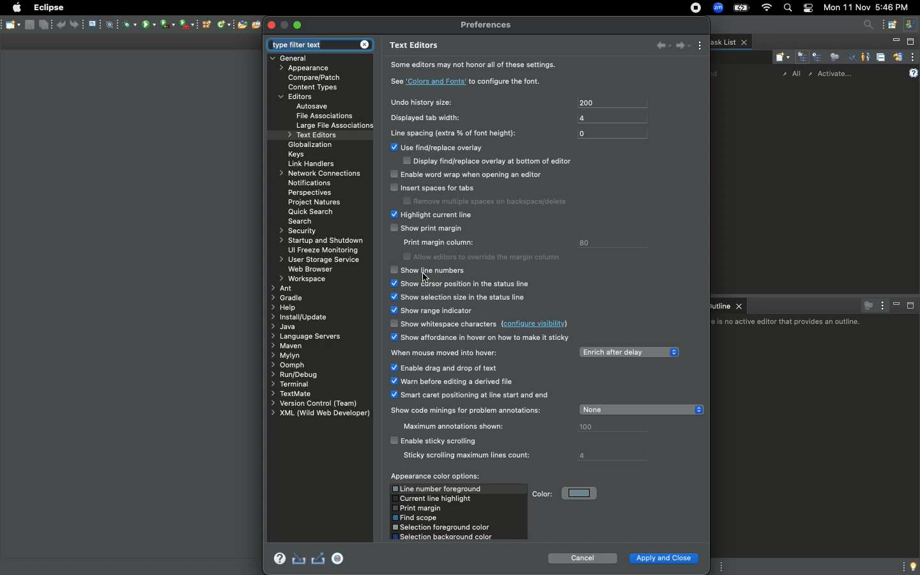 This screenshot has width=920, height=575. What do you see at coordinates (717, 9) in the screenshot?
I see `Zoom` at bounding box center [717, 9].